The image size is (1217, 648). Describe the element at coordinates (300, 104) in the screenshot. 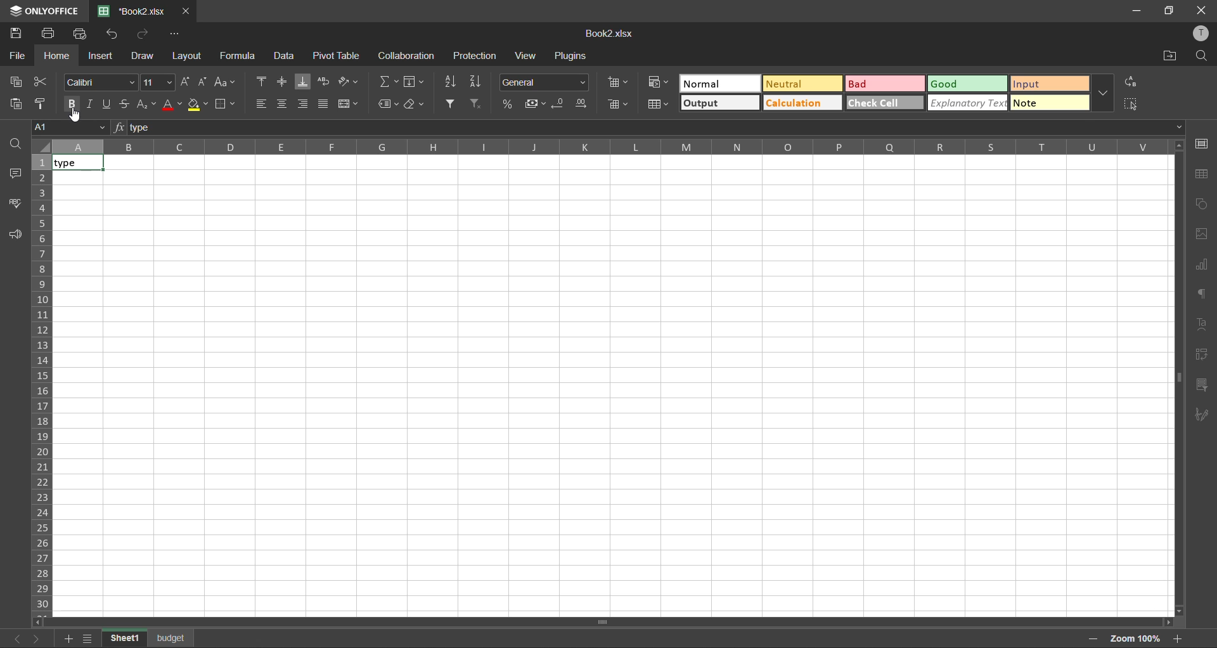

I see `align right` at that location.